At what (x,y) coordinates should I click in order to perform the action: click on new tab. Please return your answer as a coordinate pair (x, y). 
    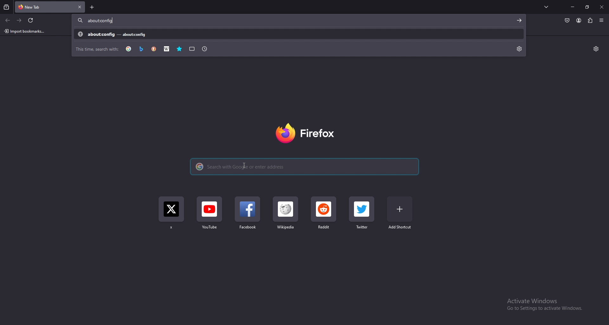
    Looking at the image, I should click on (93, 7).